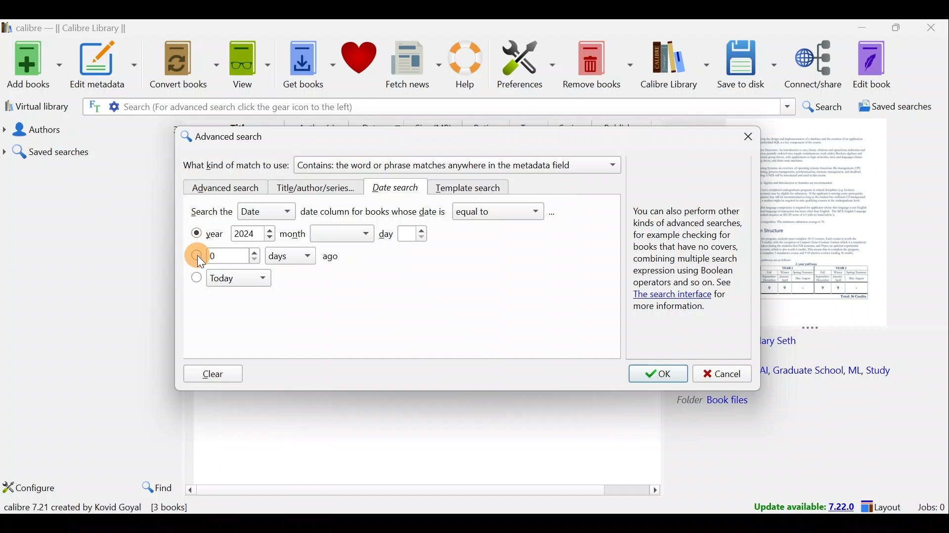 Image resolution: width=949 pixels, height=533 pixels. I want to click on Saved searches, so click(86, 148).